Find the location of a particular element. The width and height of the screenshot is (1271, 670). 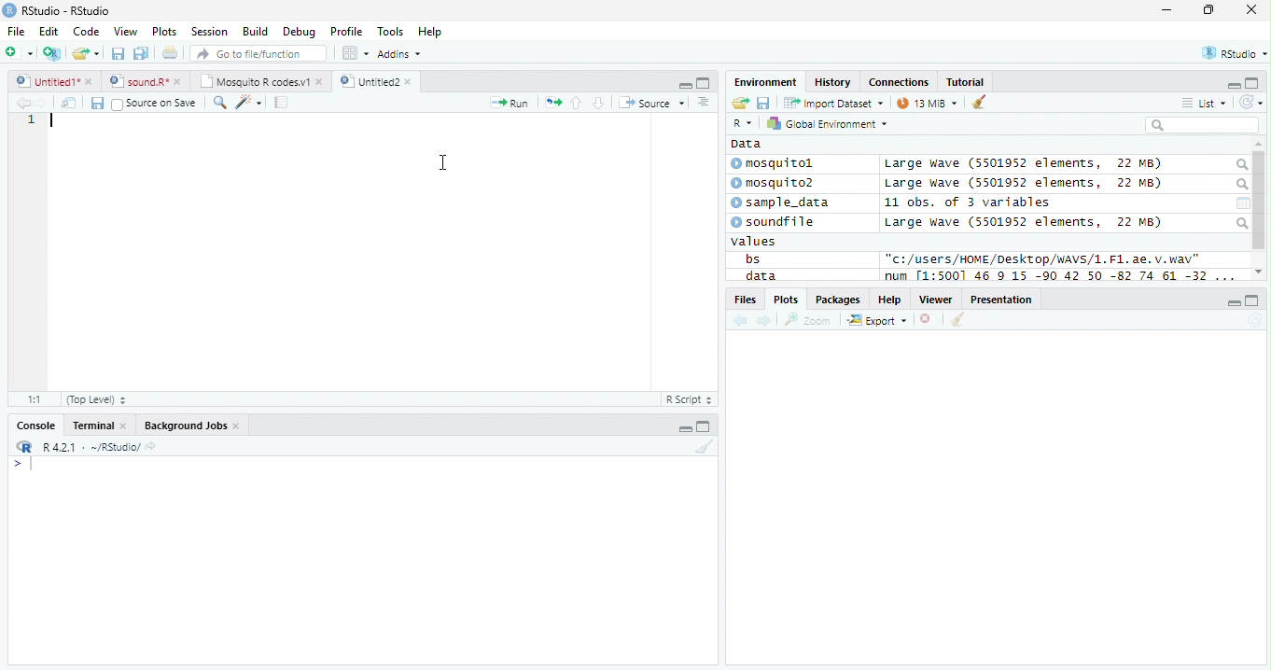

Untitied1* is located at coordinates (54, 81).